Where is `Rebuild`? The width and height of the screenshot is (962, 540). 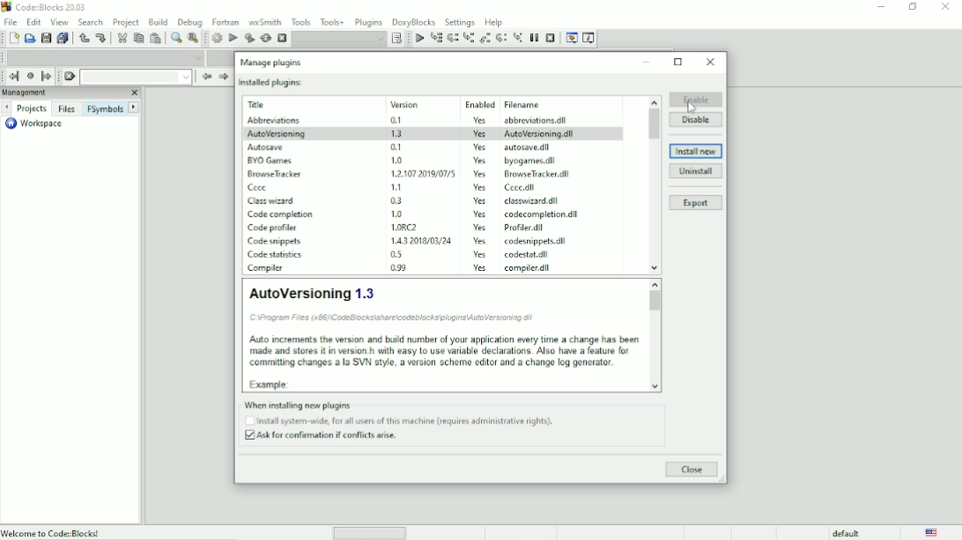
Rebuild is located at coordinates (265, 39).